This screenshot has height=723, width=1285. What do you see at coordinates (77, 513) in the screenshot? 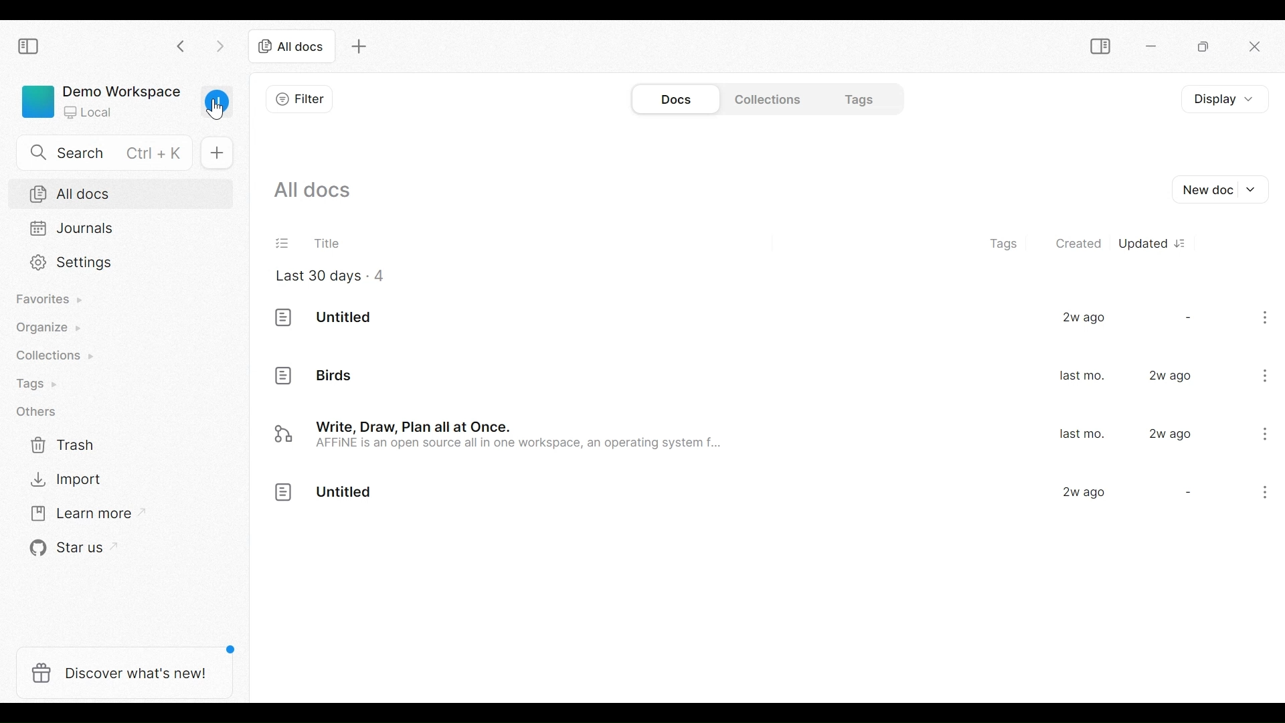
I see `Learn more` at bounding box center [77, 513].